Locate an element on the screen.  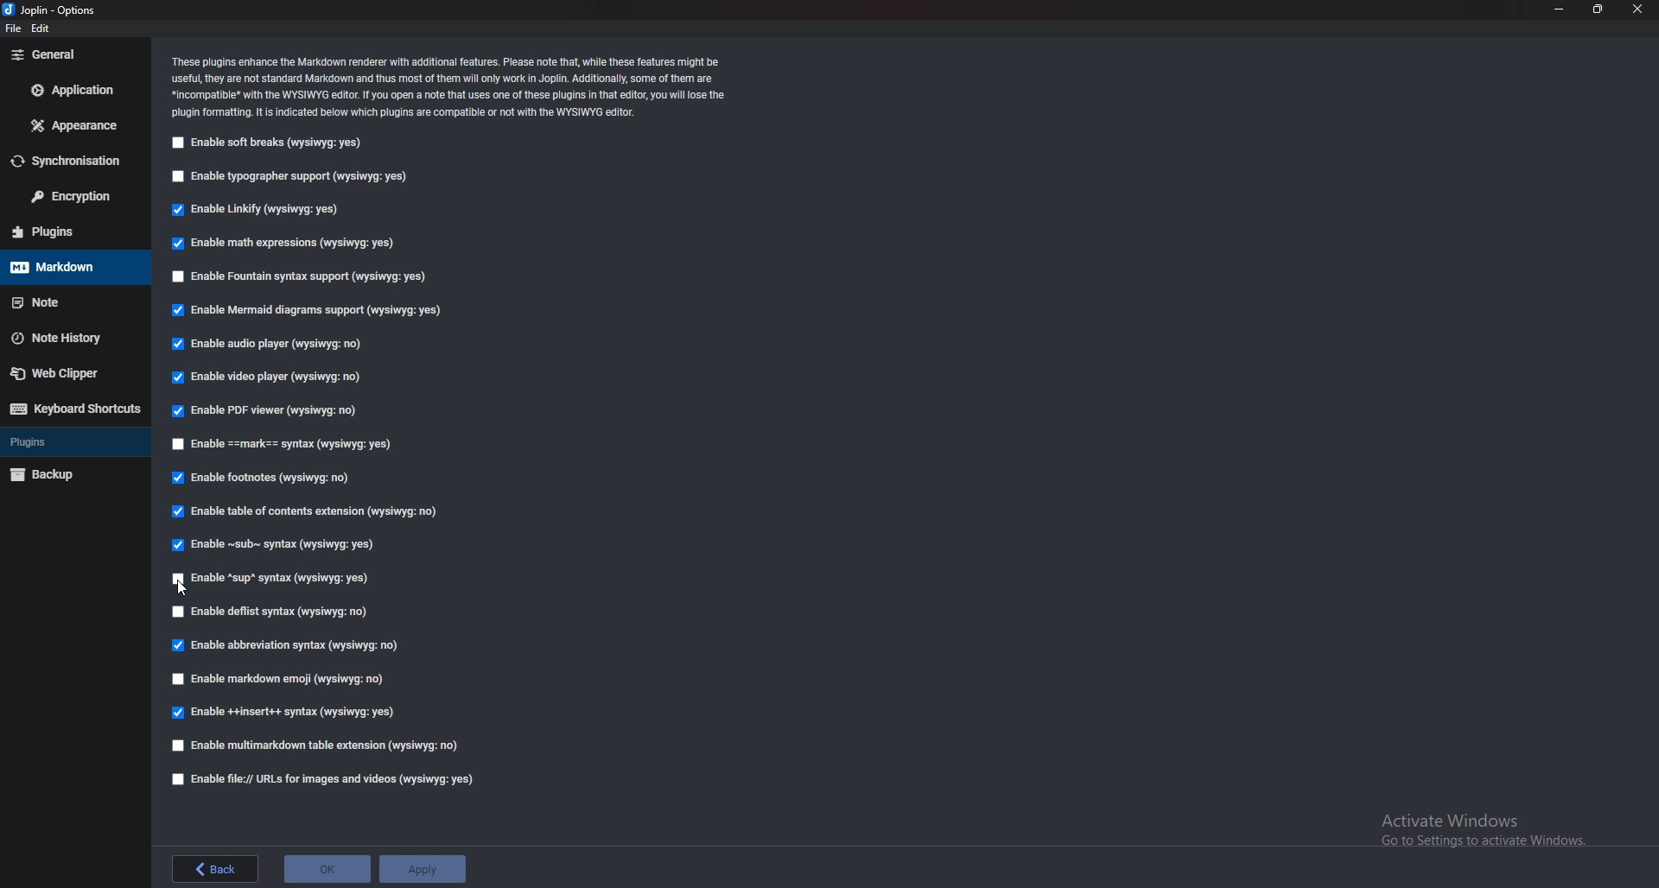
Enable typographer support is located at coordinates (296, 177).